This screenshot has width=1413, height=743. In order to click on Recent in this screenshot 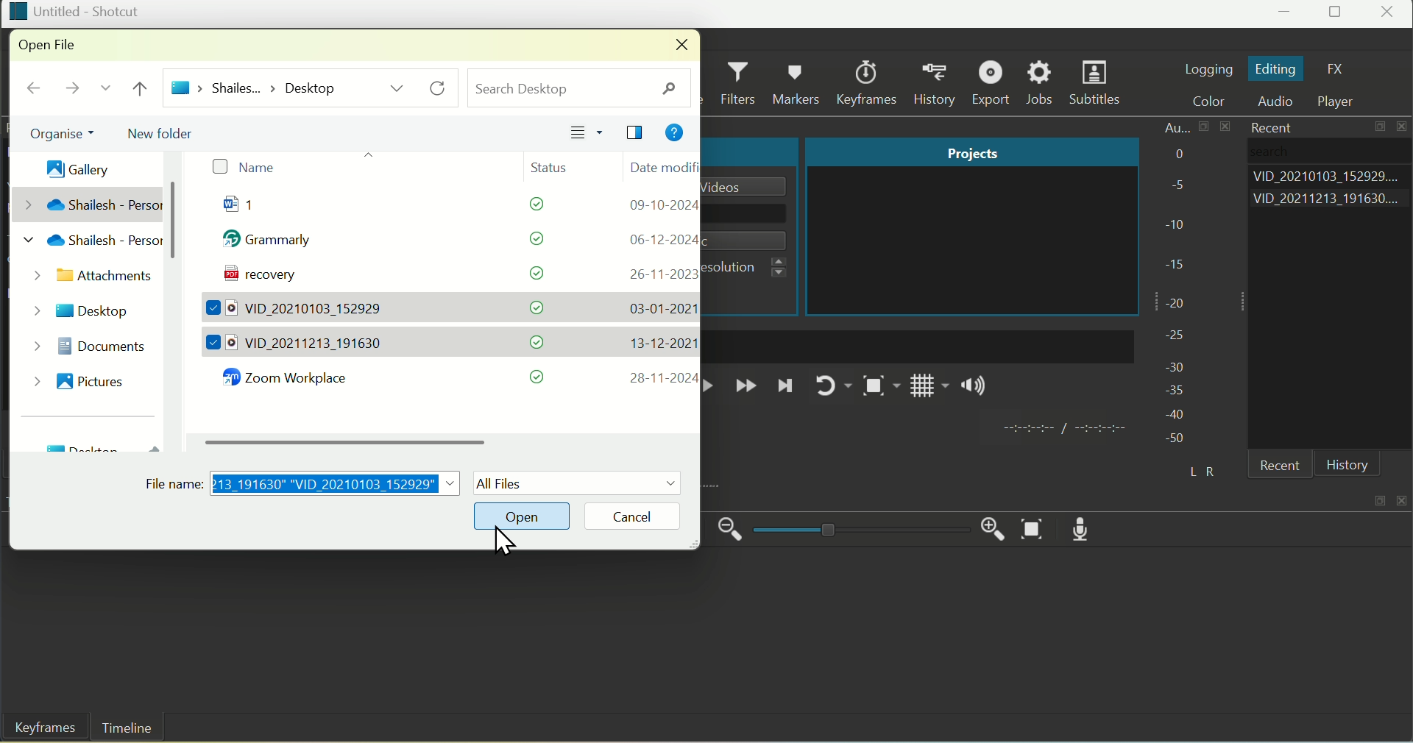, I will do `click(1267, 127)`.